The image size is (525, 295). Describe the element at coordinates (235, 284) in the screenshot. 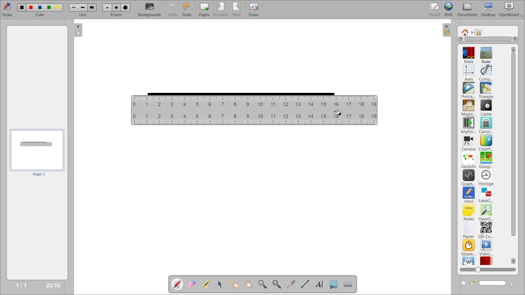

I see `interact with items` at that location.